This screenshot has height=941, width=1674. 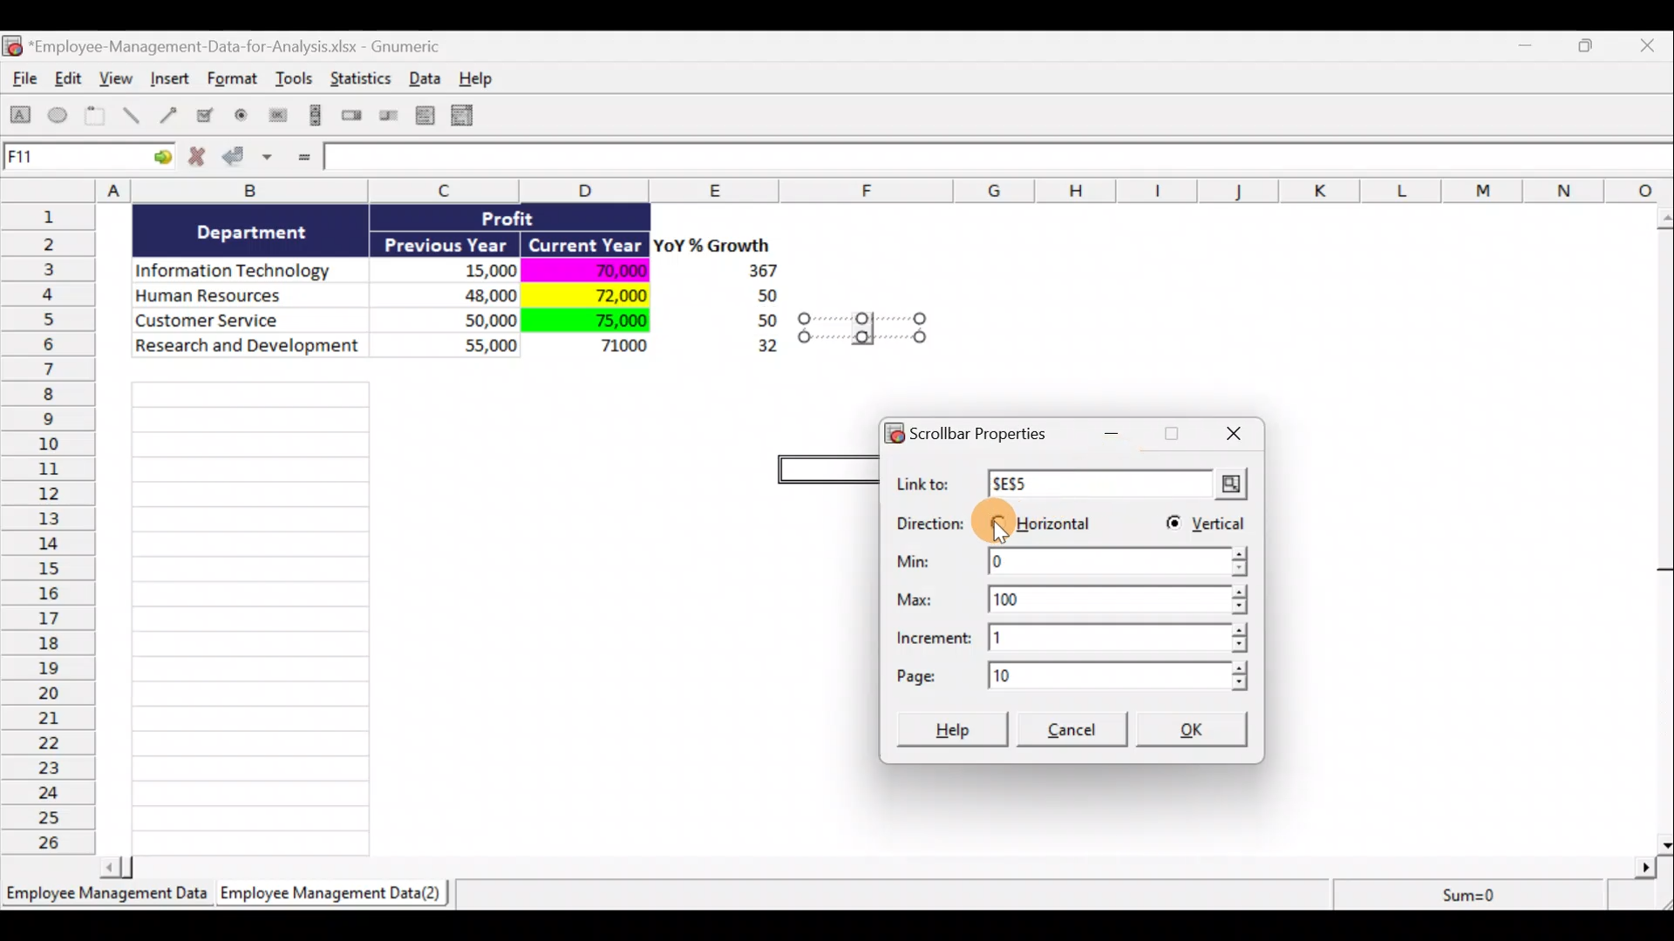 I want to click on Direction, so click(x=930, y=525).